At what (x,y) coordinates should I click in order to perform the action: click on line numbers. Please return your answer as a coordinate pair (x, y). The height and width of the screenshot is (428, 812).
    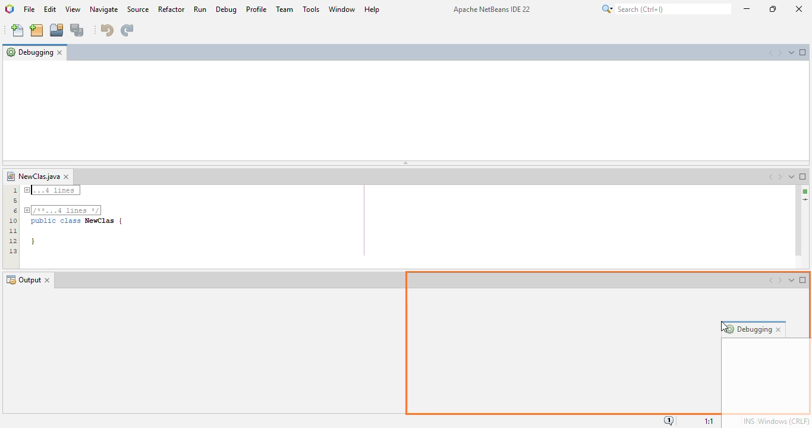
    Looking at the image, I should click on (12, 220).